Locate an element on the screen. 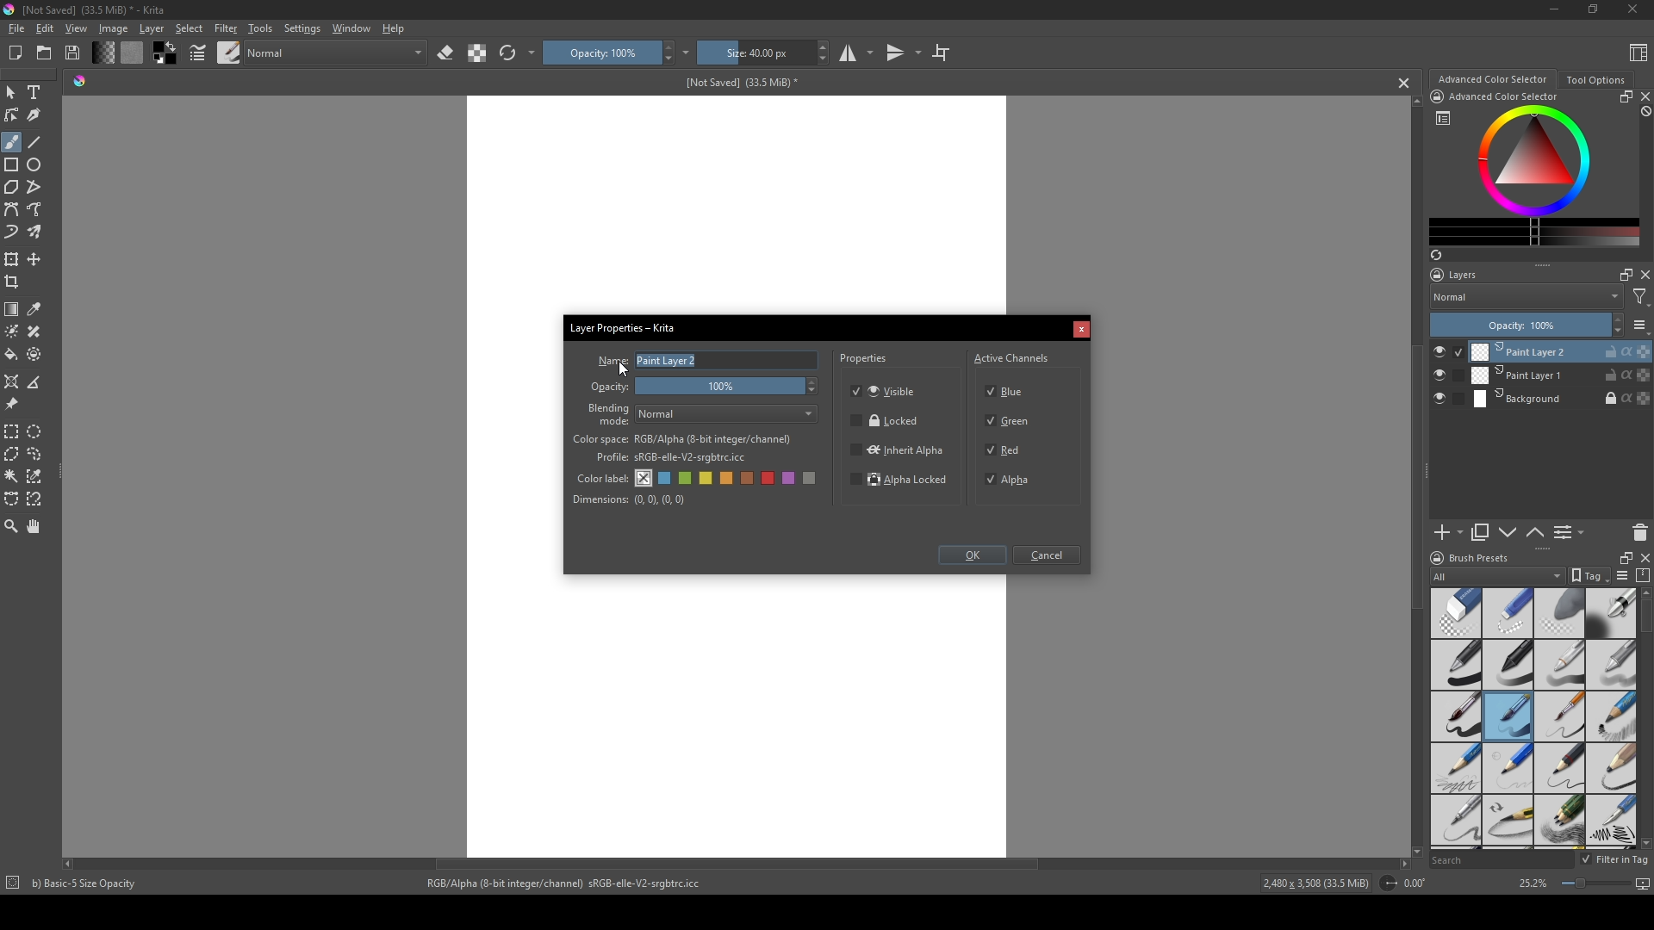 This screenshot has height=930, width=1654. Layer is located at coordinates (152, 28).